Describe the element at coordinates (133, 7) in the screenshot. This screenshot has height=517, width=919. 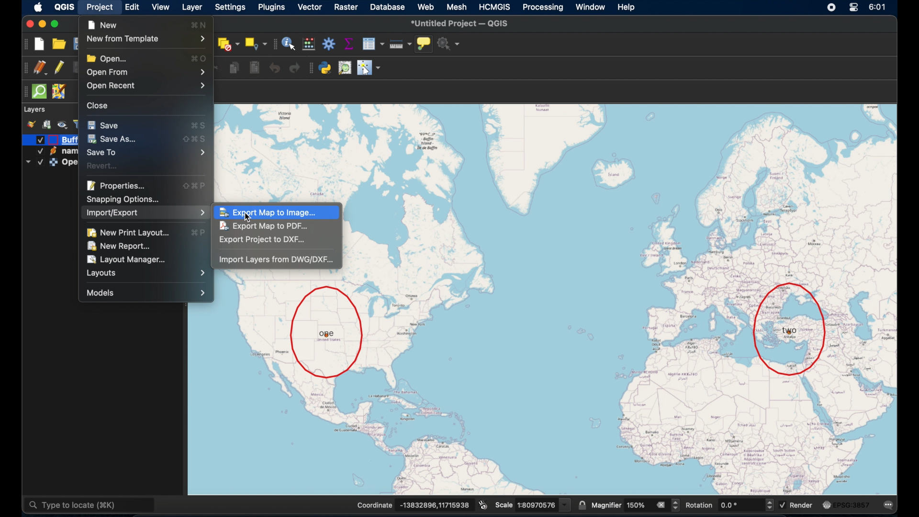
I see `edit` at that location.